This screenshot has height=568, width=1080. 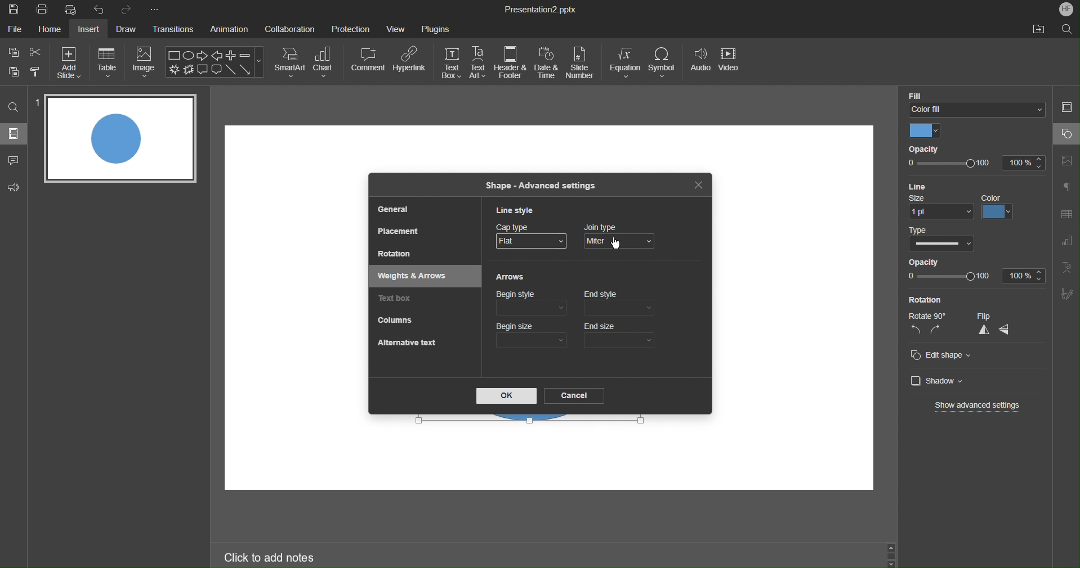 What do you see at coordinates (921, 185) in the screenshot?
I see `Line` at bounding box center [921, 185].